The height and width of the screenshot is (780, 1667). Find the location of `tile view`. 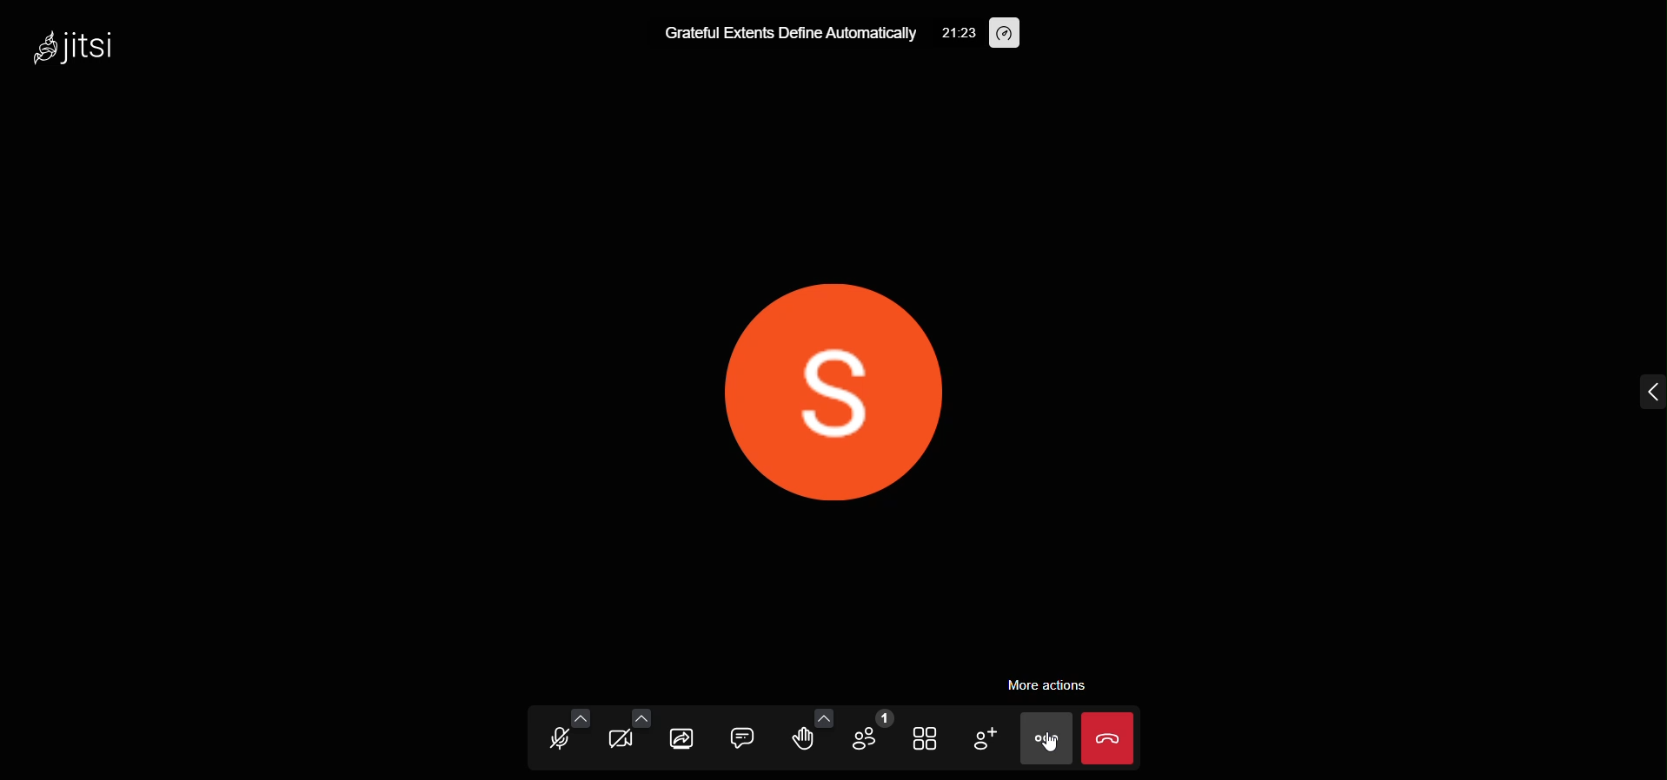

tile view is located at coordinates (928, 737).